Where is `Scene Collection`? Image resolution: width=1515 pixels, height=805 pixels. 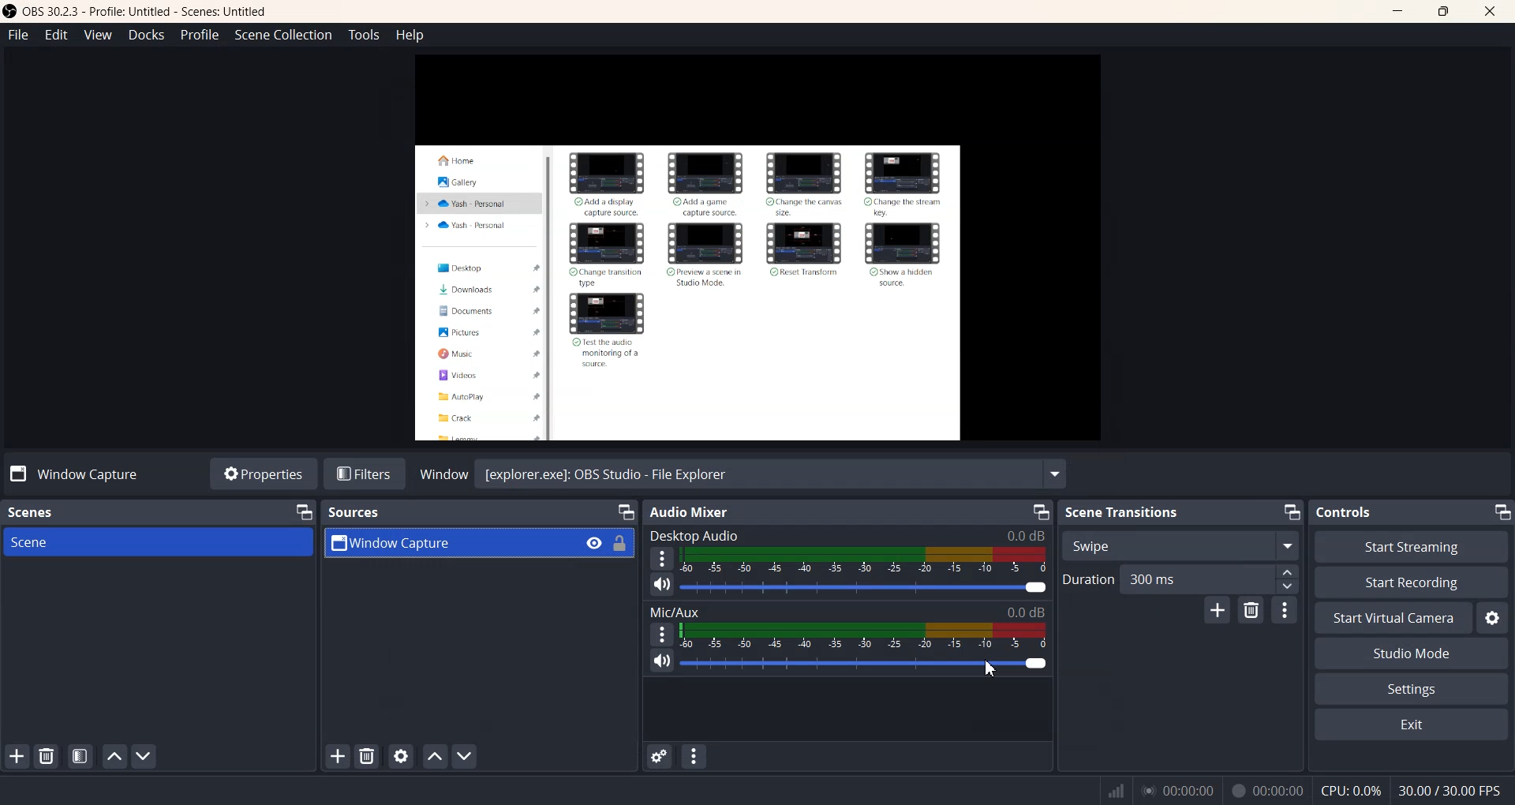 Scene Collection is located at coordinates (282, 35).